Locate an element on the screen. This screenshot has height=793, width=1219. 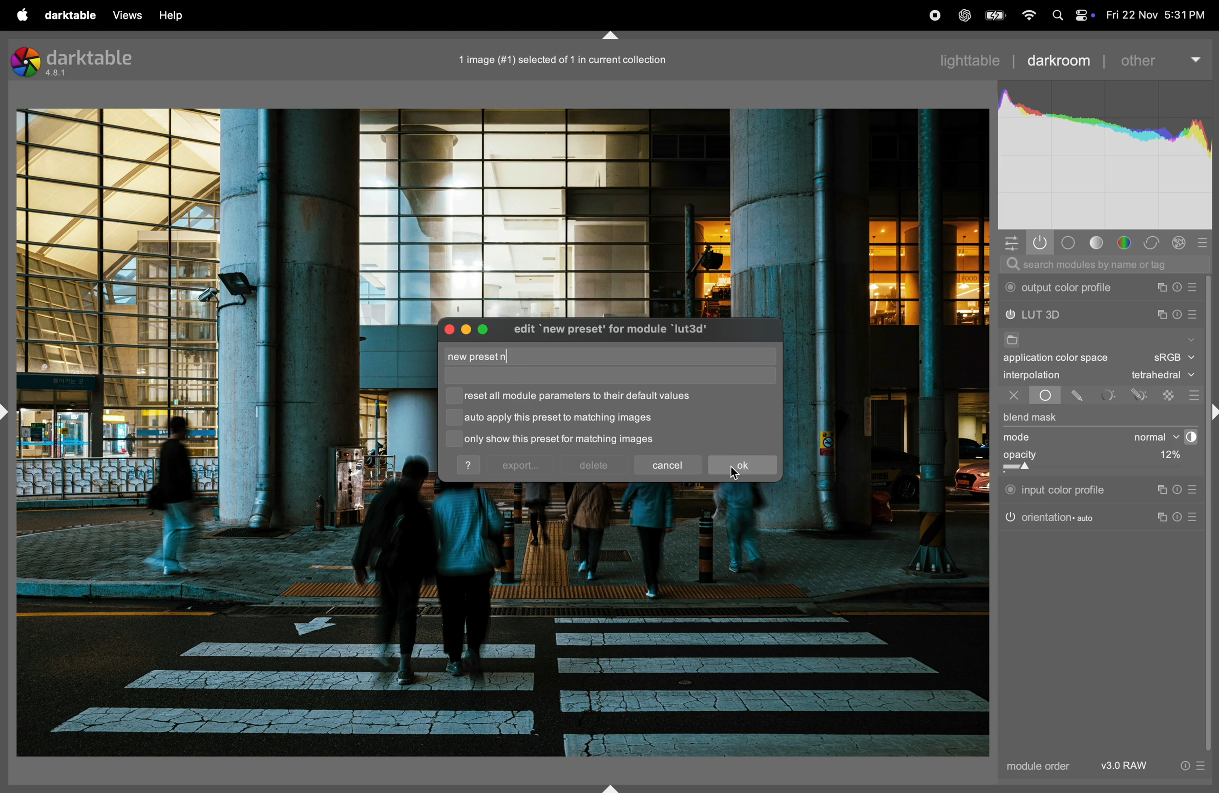
histogram is located at coordinates (1106, 156).